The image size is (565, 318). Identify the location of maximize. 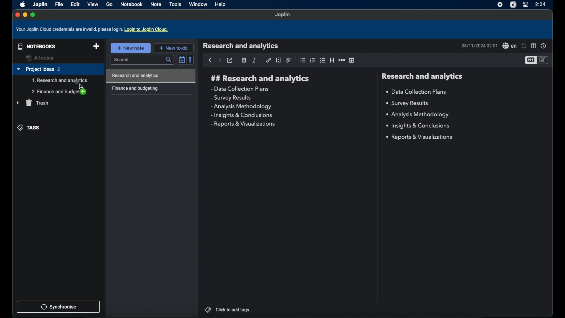
(33, 15).